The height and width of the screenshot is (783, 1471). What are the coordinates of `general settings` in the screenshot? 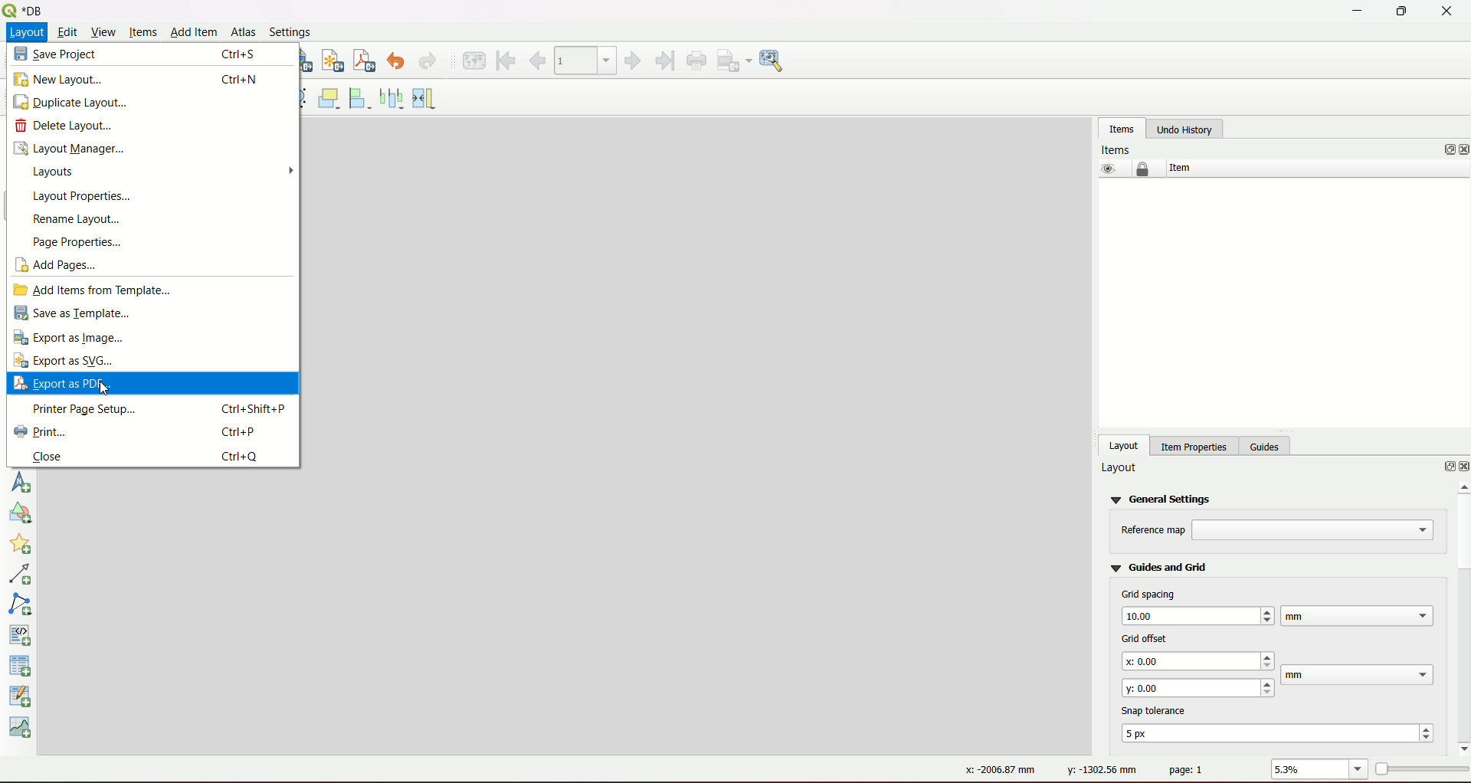 It's located at (1164, 498).